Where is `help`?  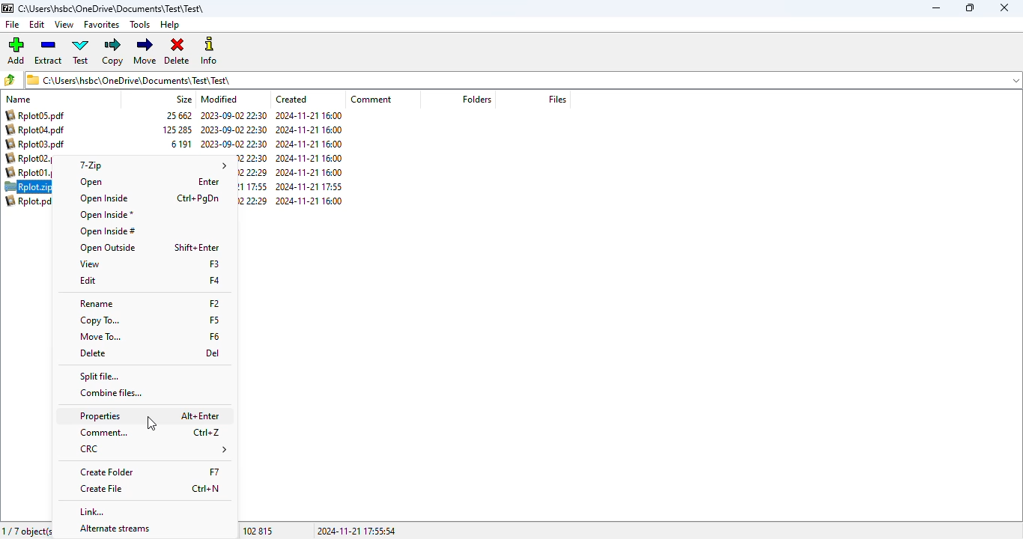 help is located at coordinates (169, 25).